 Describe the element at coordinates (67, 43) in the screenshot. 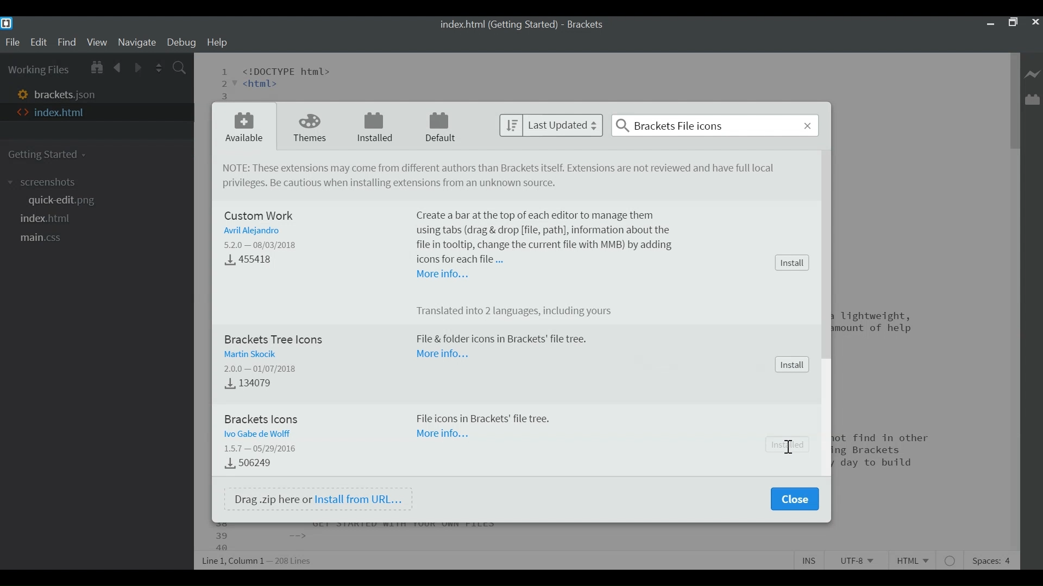

I see `Find` at that location.